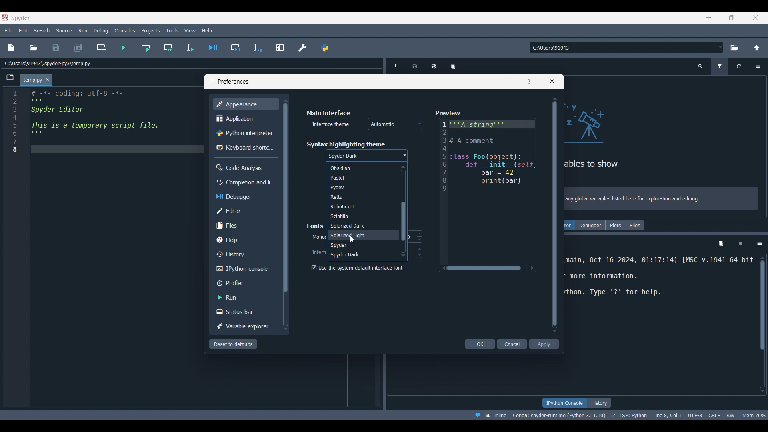 The image size is (768, 432). I want to click on Application, so click(244, 118).